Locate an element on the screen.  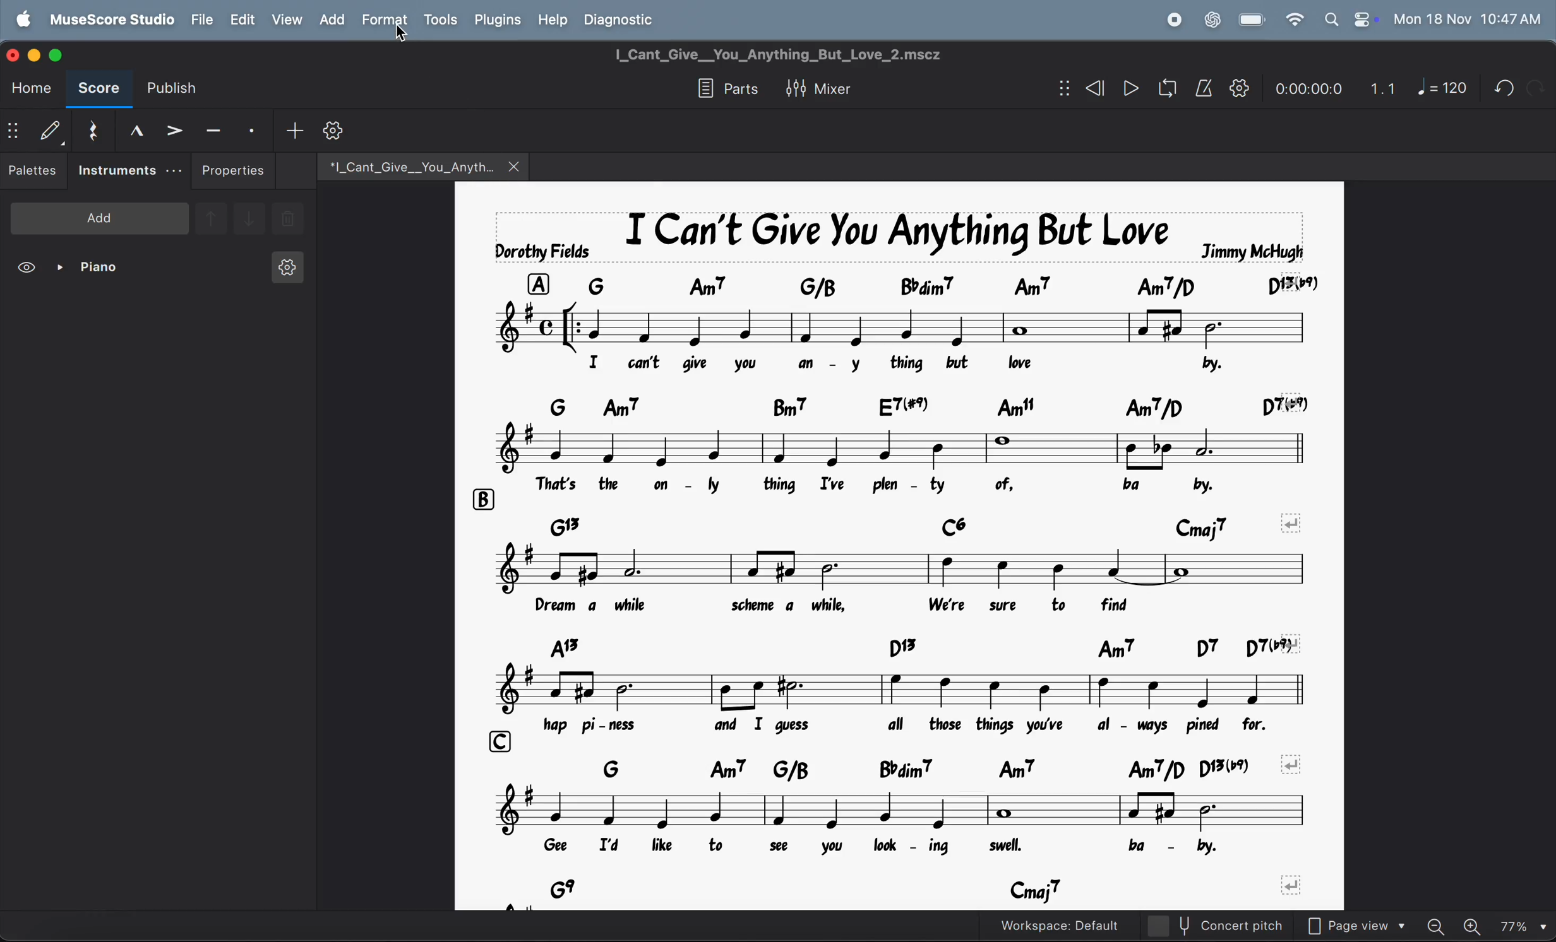
add is located at coordinates (100, 217).